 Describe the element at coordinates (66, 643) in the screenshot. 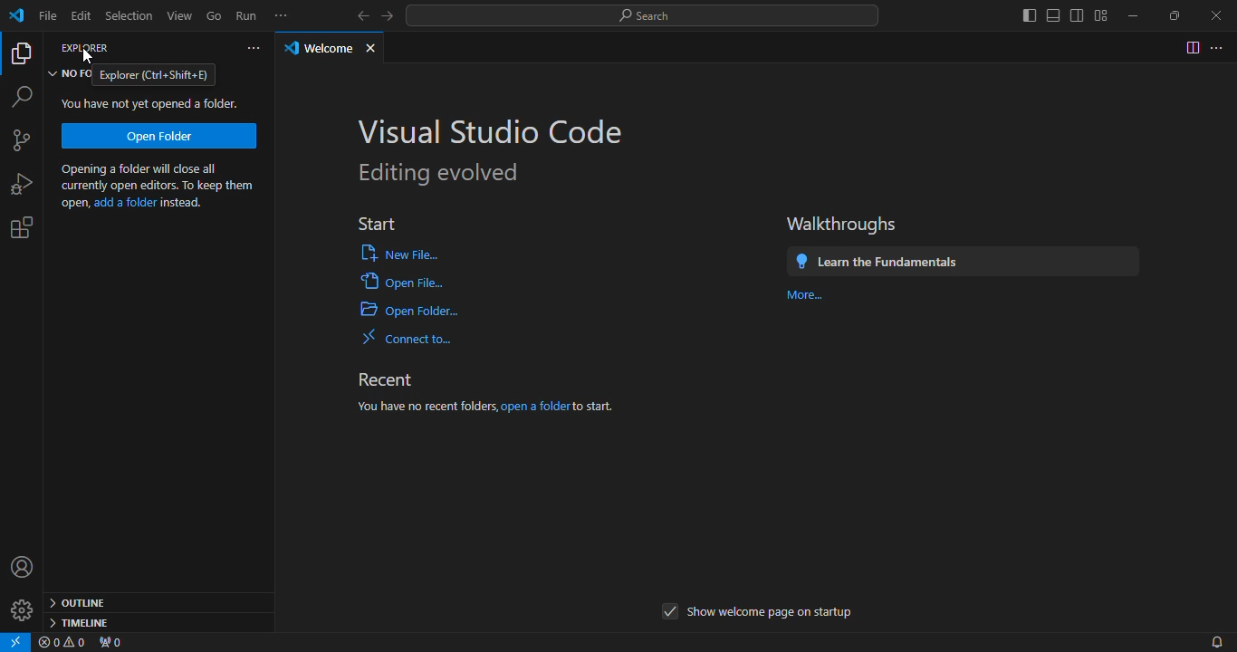

I see `warnings` at that location.